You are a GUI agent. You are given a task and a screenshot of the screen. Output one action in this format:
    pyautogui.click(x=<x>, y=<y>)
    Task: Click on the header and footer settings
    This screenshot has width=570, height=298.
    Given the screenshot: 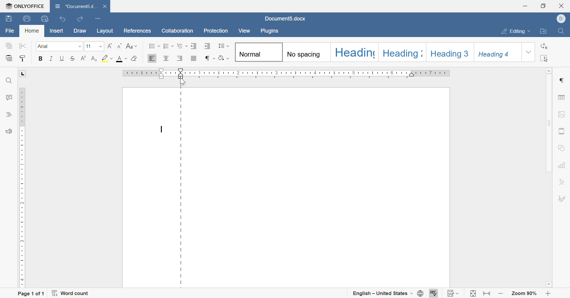 What is the action you would take?
    pyautogui.click(x=563, y=131)
    